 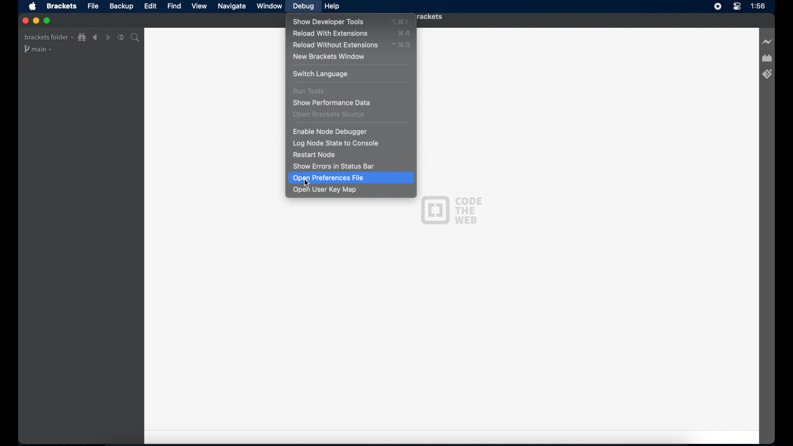 I want to click on bracket  git extensions, so click(x=768, y=74).